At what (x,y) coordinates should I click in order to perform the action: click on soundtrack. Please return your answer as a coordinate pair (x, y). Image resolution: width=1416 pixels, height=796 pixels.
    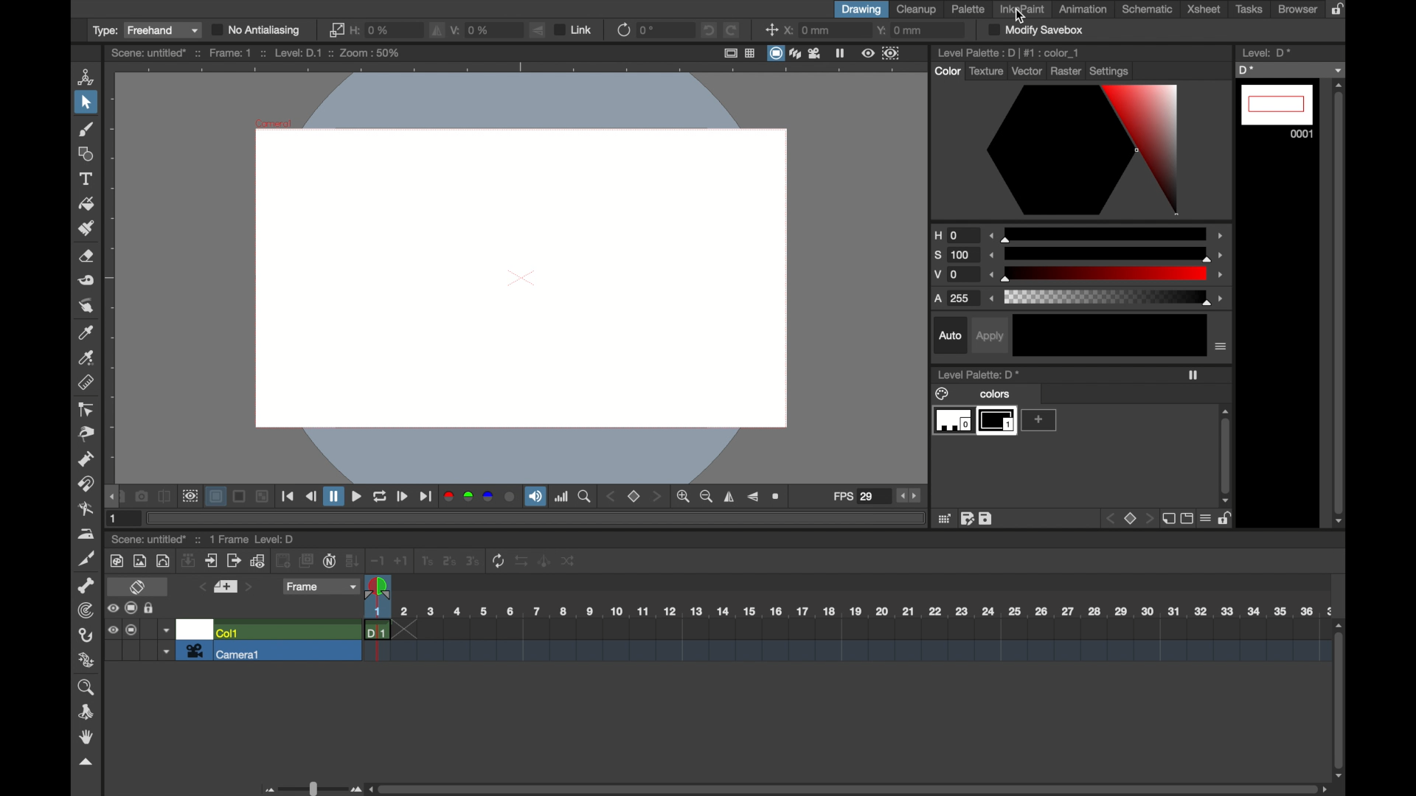
    Looking at the image, I should click on (535, 496).